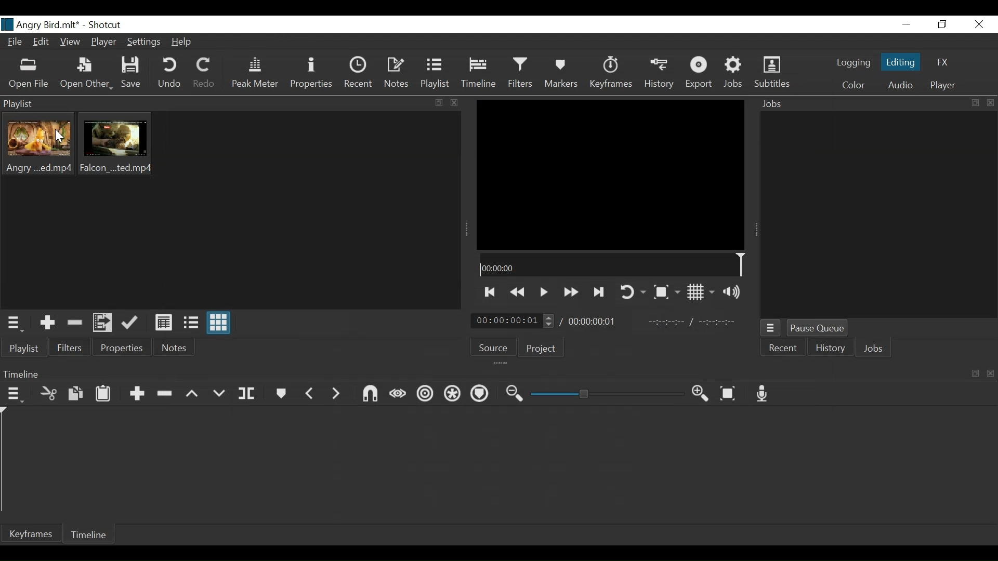 The image size is (998, 561). Describe the element at coordinates (493, 348) in the screenshot. I see `Source` at that location.